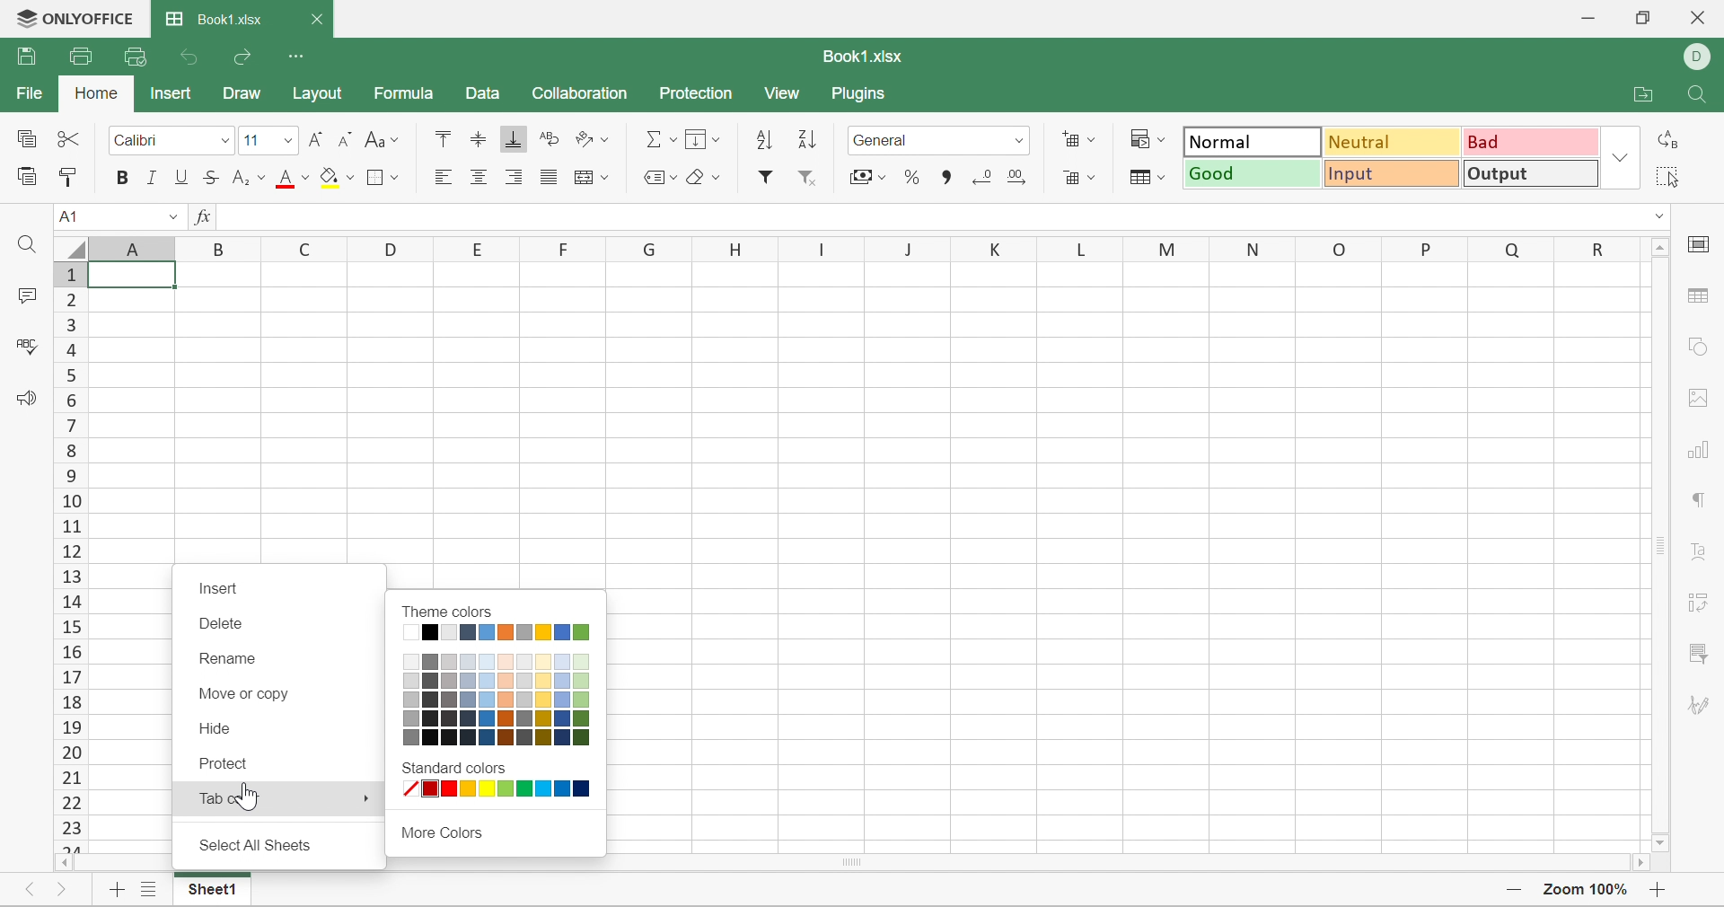 This screenshot has width=1724, height=907. I want to click on E, so click(479, 245).